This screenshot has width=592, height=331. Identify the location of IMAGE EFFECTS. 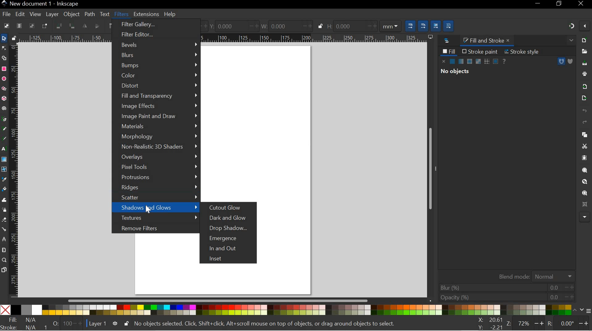
(158, 106).